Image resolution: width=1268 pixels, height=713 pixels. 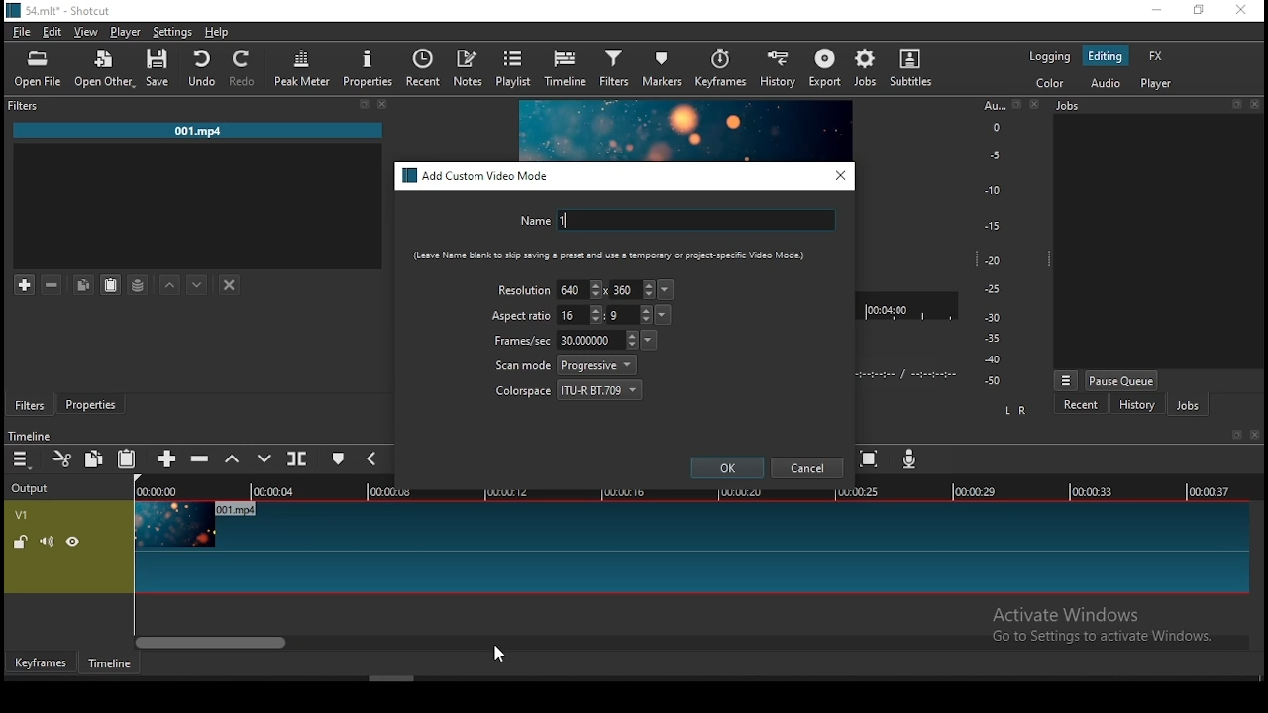 What do you see at coordinates (53, 33) in the screenshot?
I see `edit` at bounding box center [53, 33].